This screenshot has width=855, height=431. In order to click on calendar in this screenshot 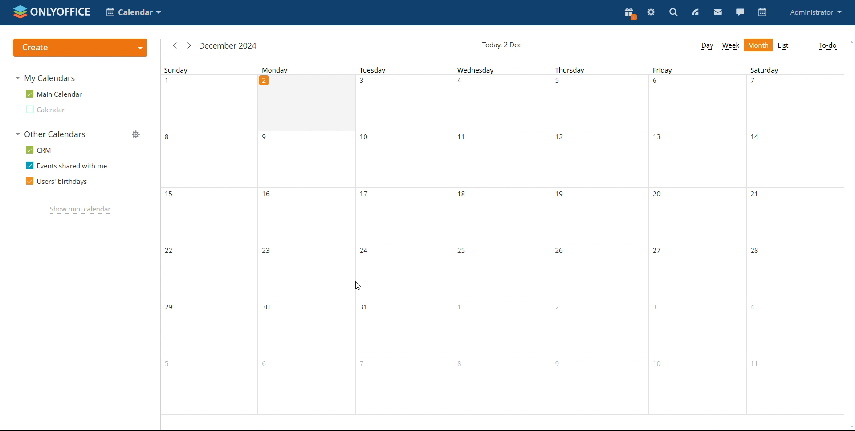, I will do `click(762, 12)`.